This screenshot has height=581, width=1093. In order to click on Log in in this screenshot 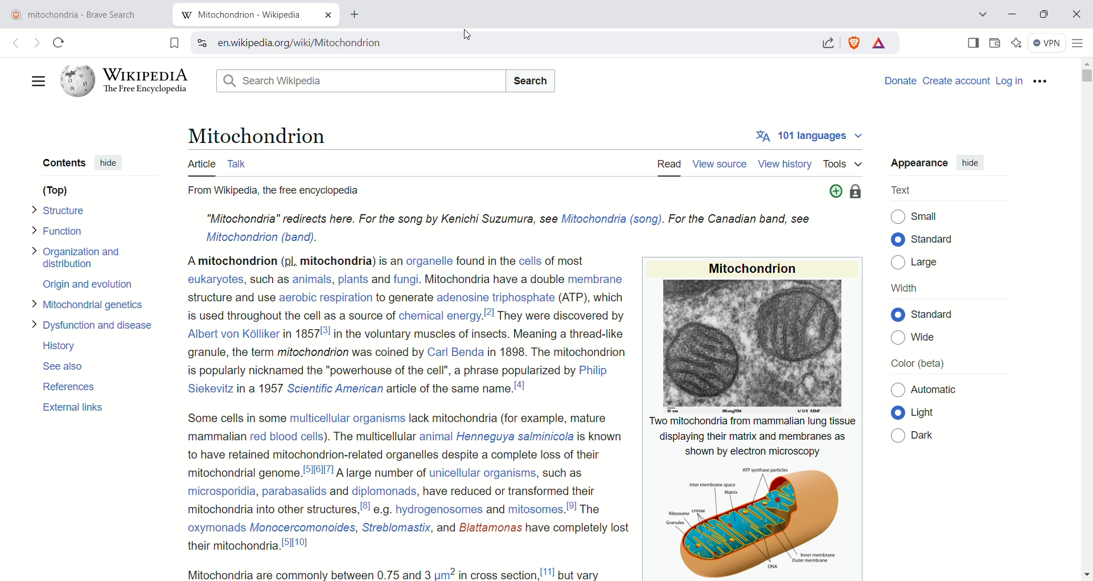, I will do `click(1009, 81)`.